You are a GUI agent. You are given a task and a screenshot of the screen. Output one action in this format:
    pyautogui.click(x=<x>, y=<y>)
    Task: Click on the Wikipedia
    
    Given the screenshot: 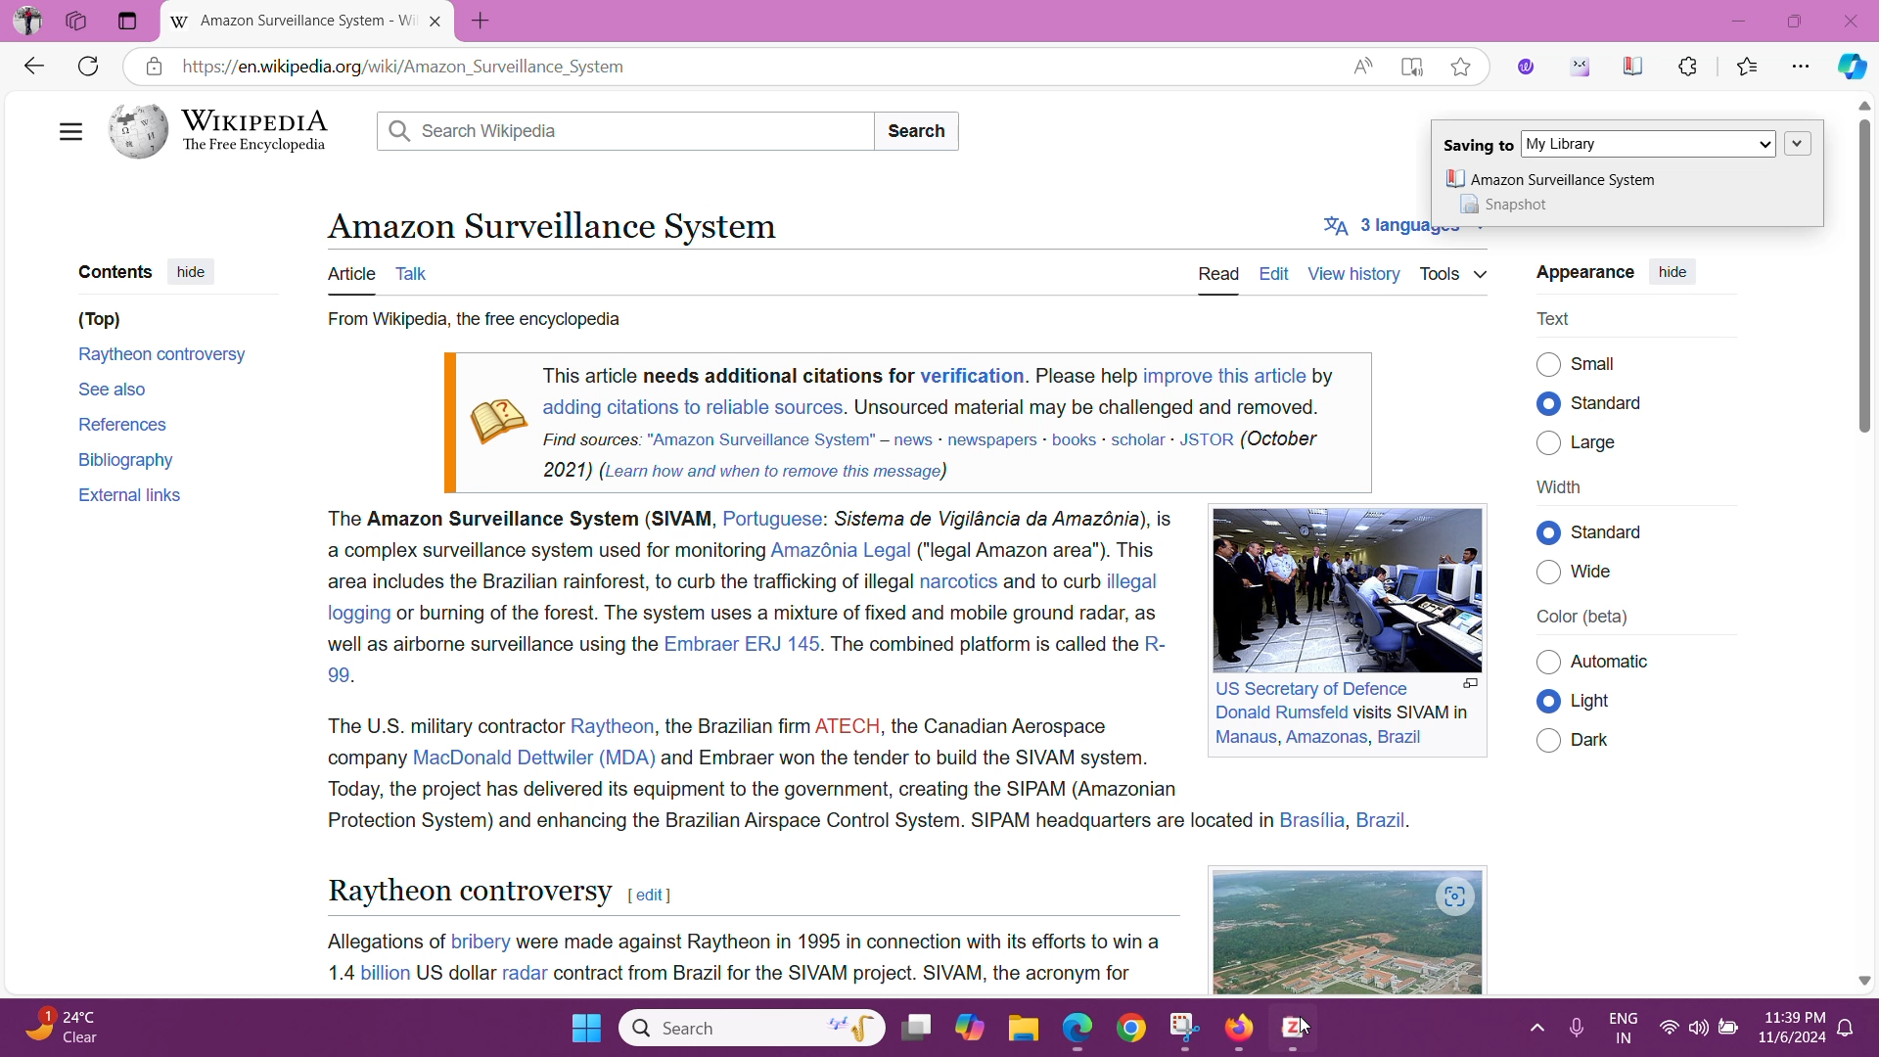 What is the action you would take?
    pyautogui.click(x=226, y=131)
    